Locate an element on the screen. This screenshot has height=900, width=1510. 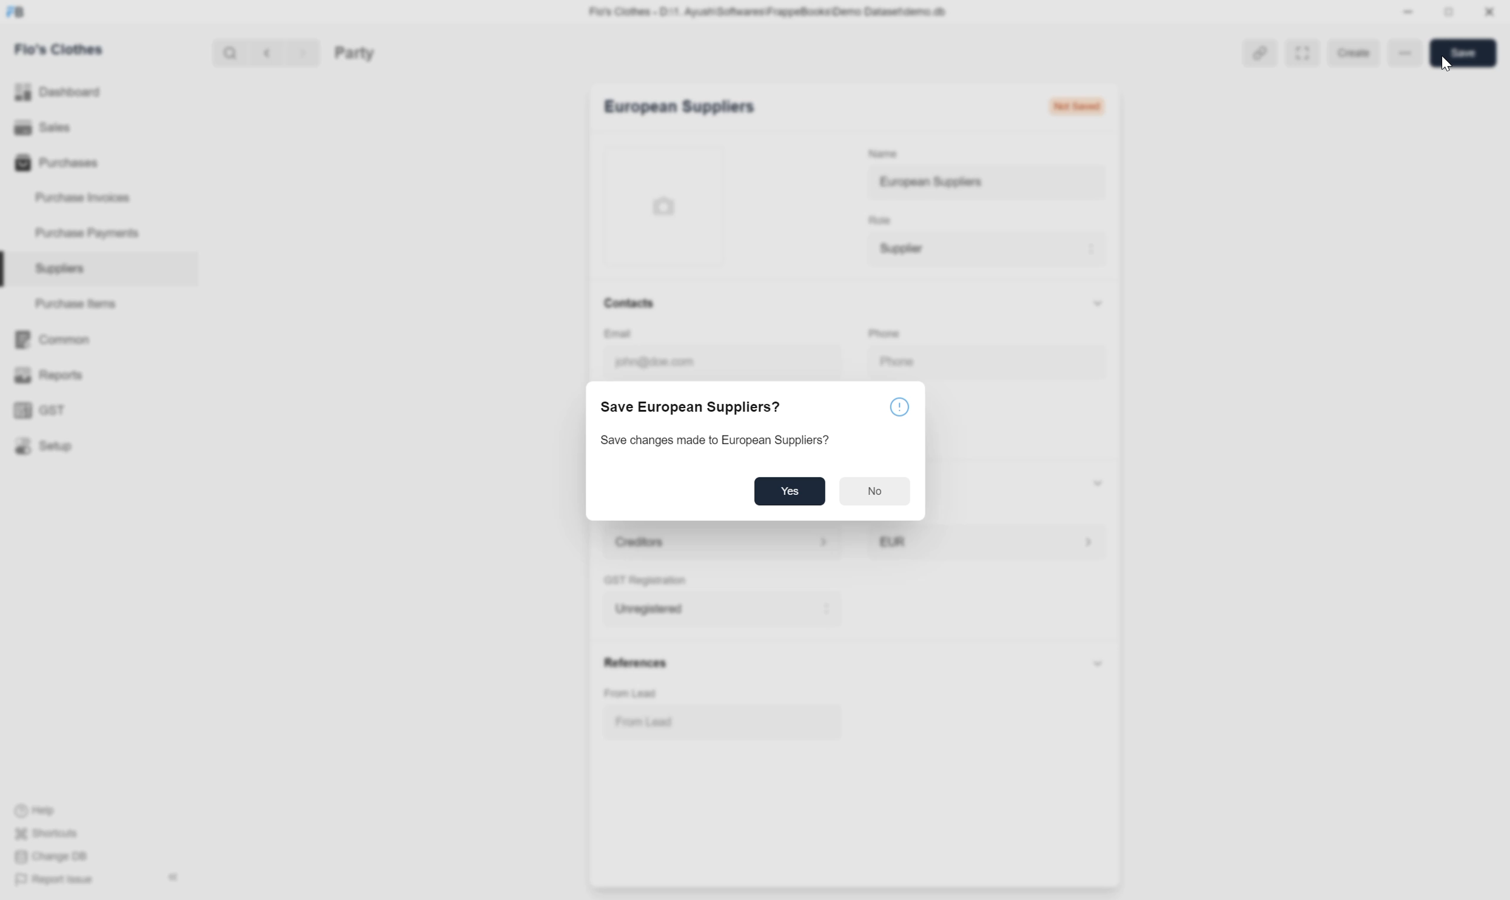
go back is located at coordinates (263, 52).